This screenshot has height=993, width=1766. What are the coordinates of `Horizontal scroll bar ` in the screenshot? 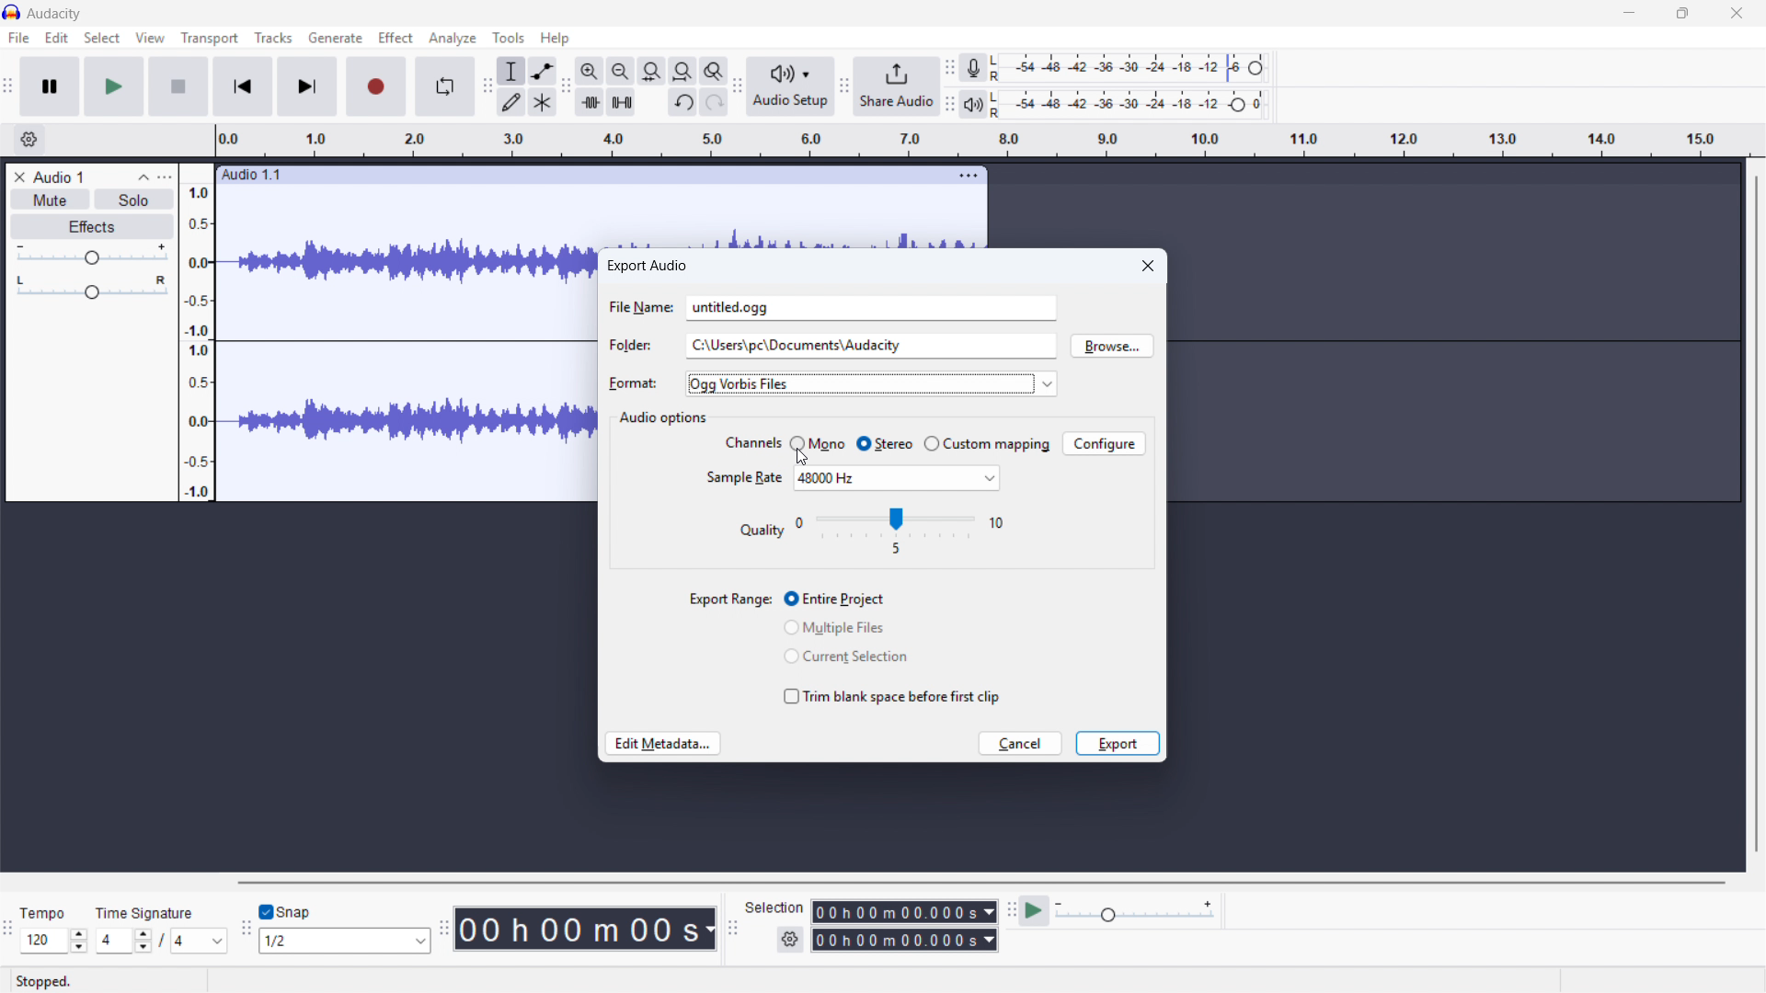 It's located at (979, 883).